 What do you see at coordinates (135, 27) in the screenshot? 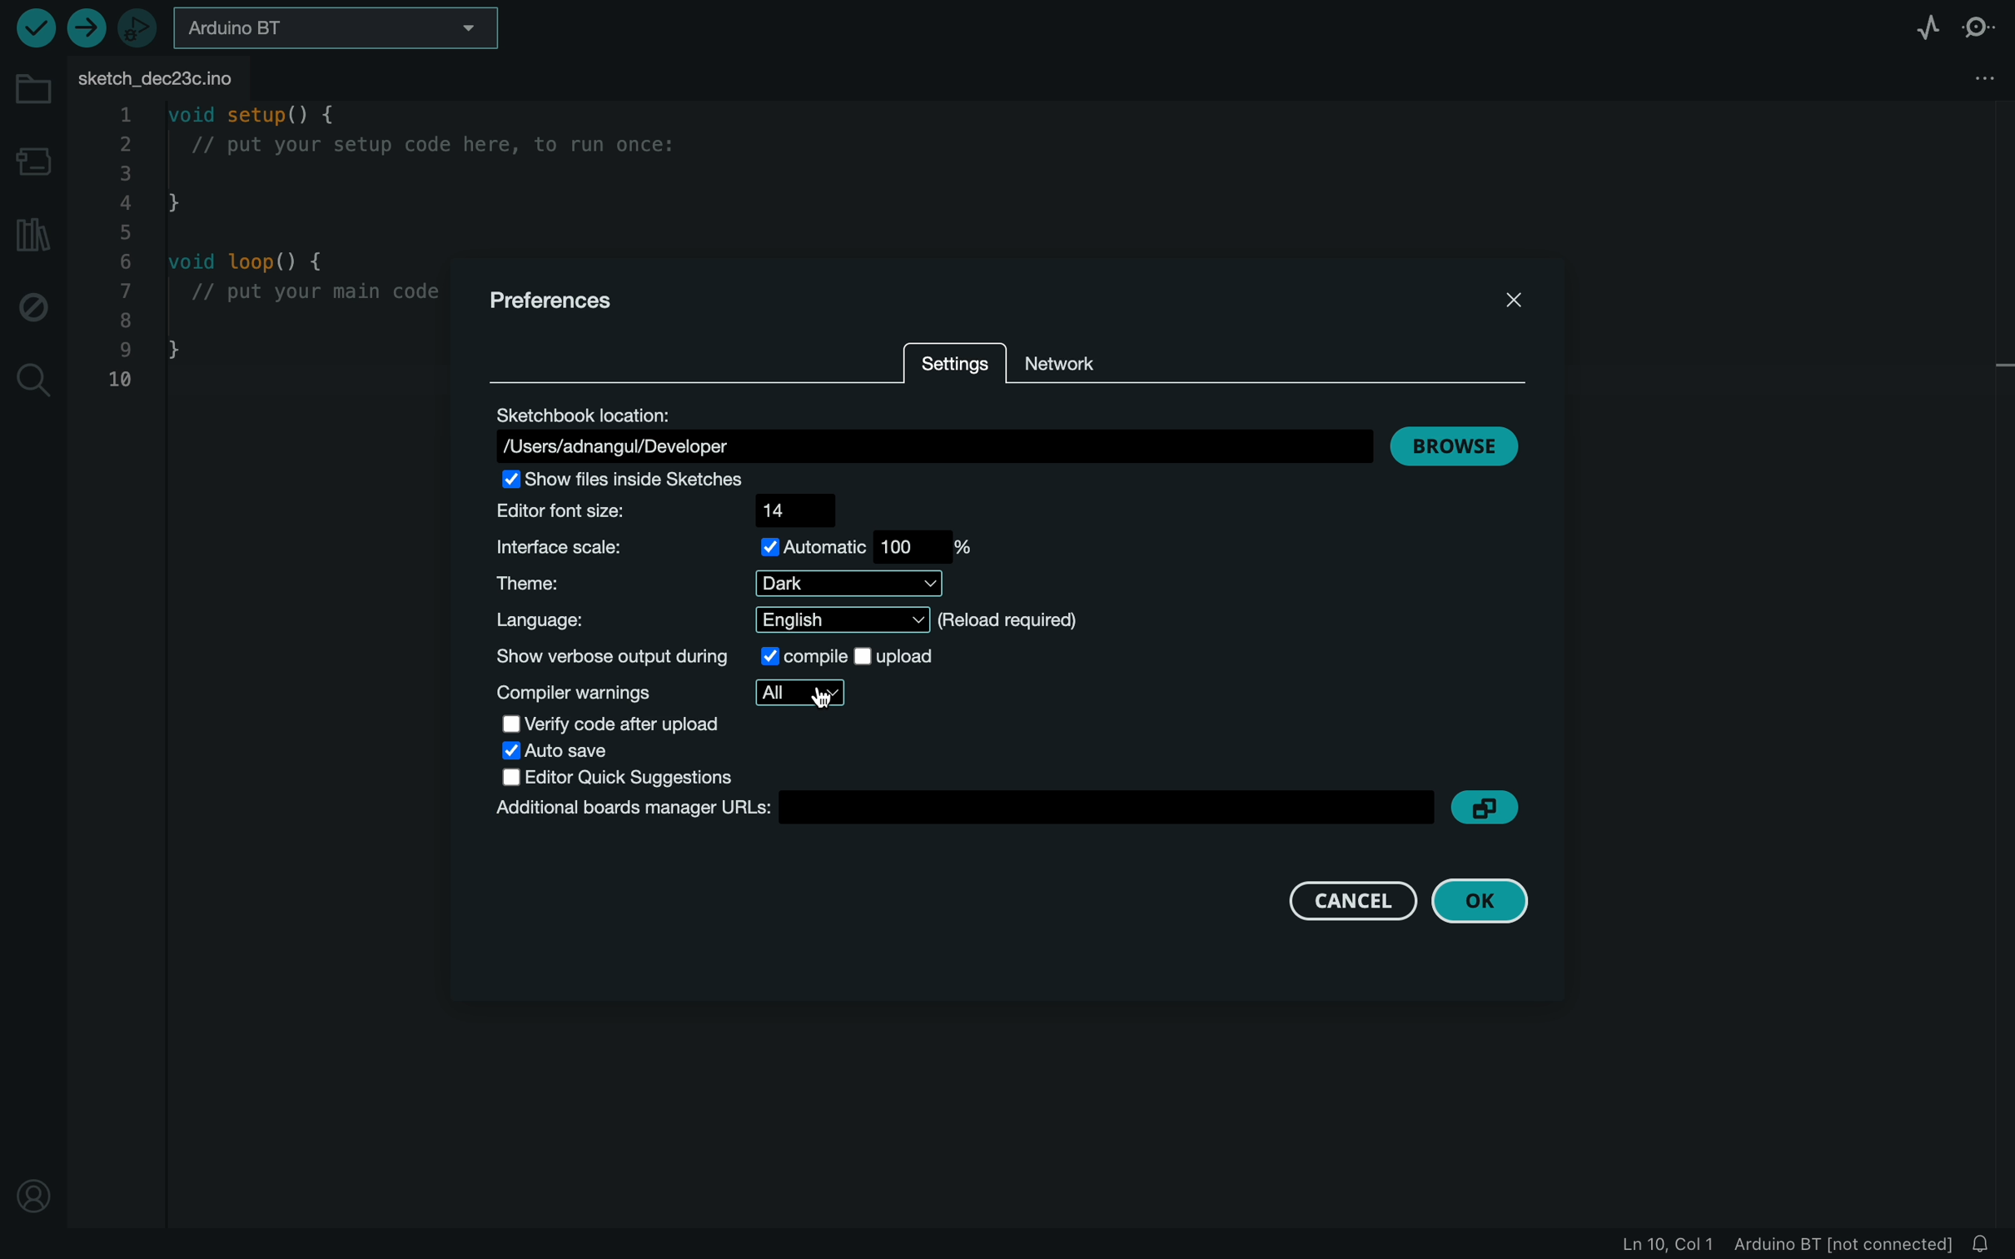
I see `debugger` at bounding box center [135, 27].